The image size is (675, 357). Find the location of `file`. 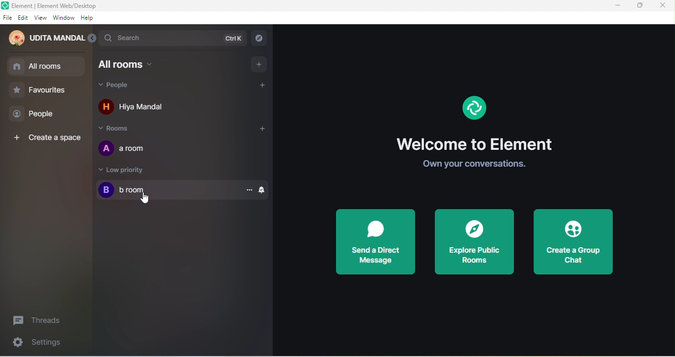

file is located at coordinates (7, 18).